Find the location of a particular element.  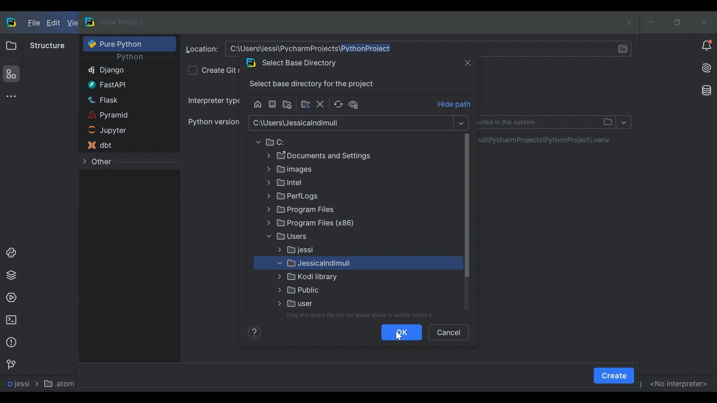

Cancel is located at coordinates (448, 332).